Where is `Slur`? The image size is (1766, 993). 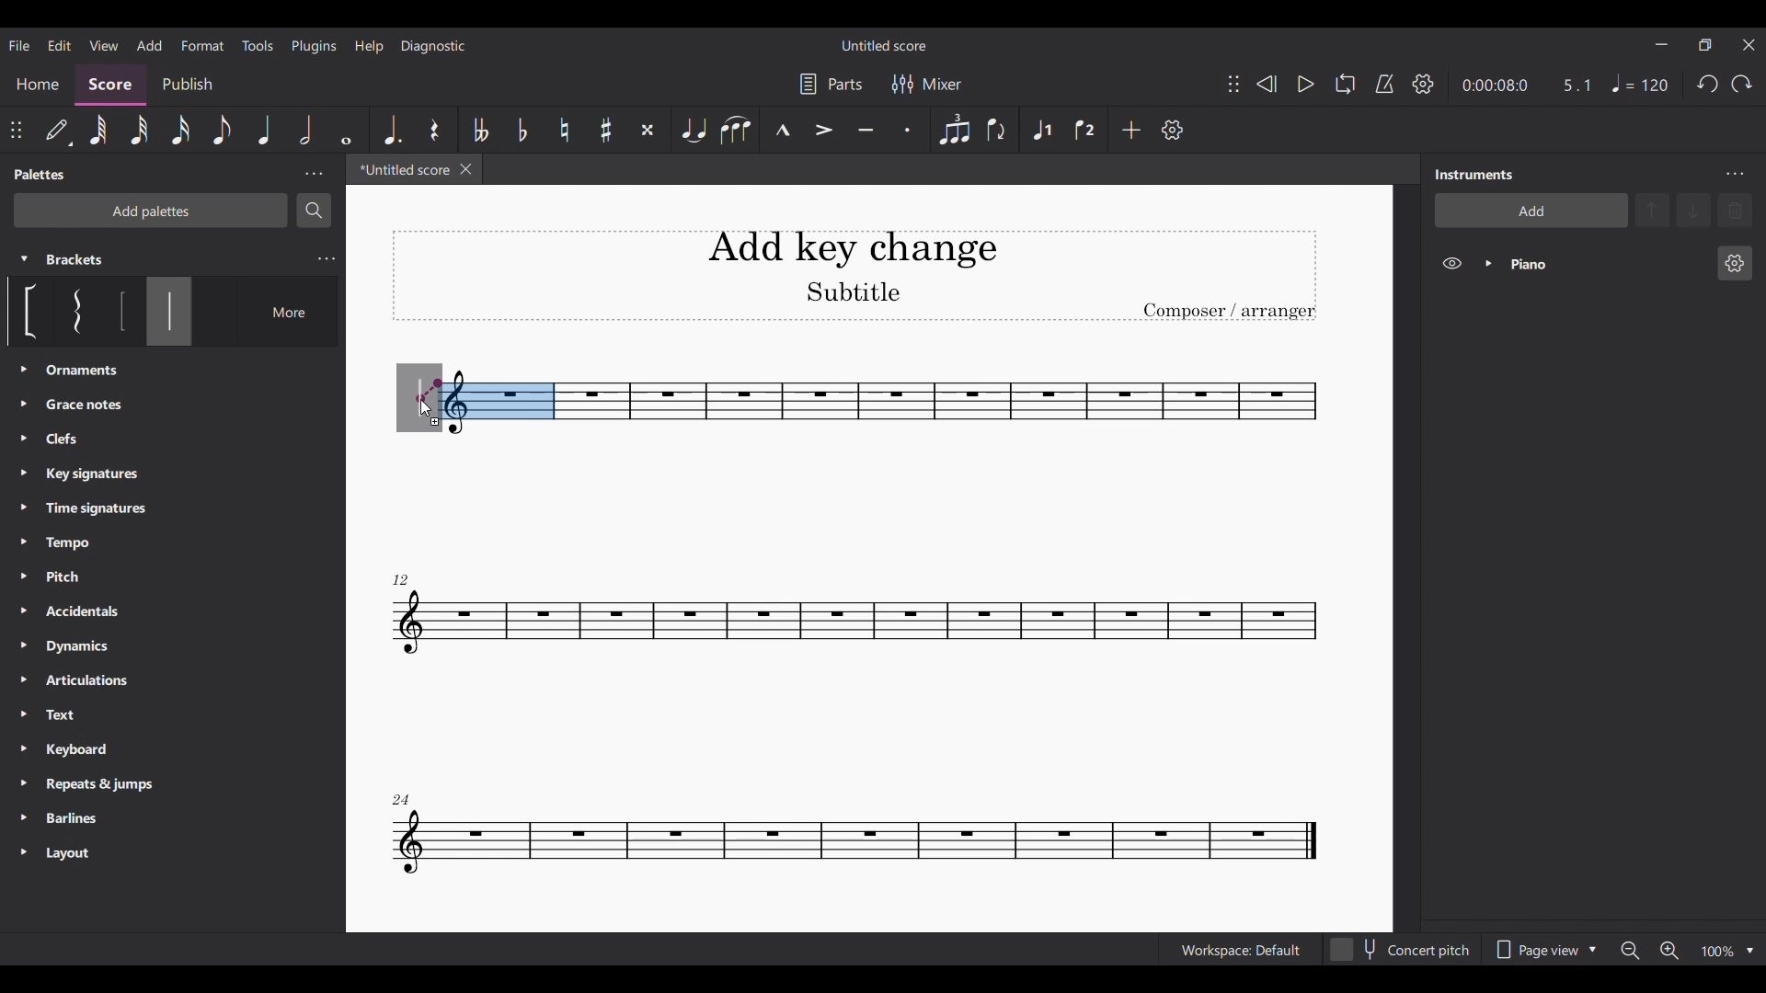
Slur is located at coordinates (735, 131).